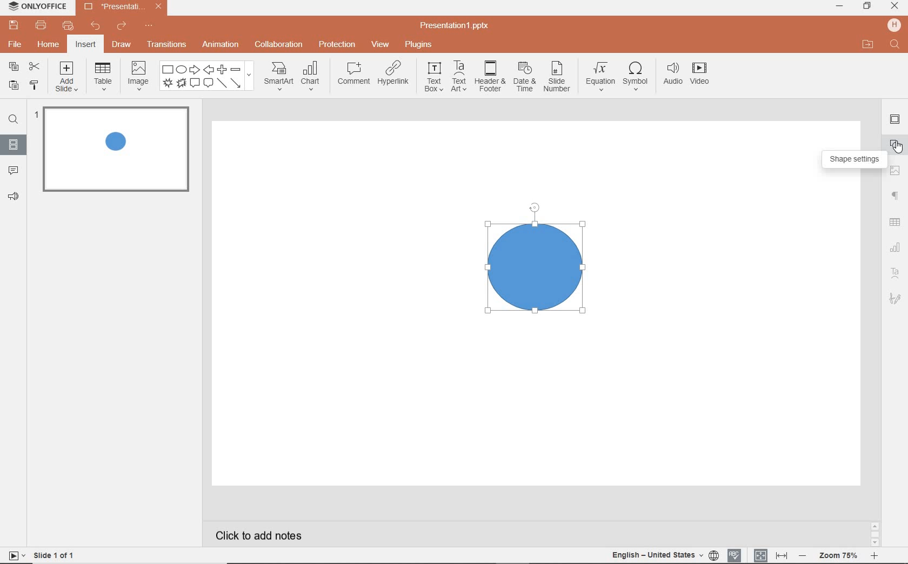 This screenshot has width=908, height=564. What do you see at coordinates (12, 198) in the screenshot?
I see `feedback & support` at bounding box center [12, 198].